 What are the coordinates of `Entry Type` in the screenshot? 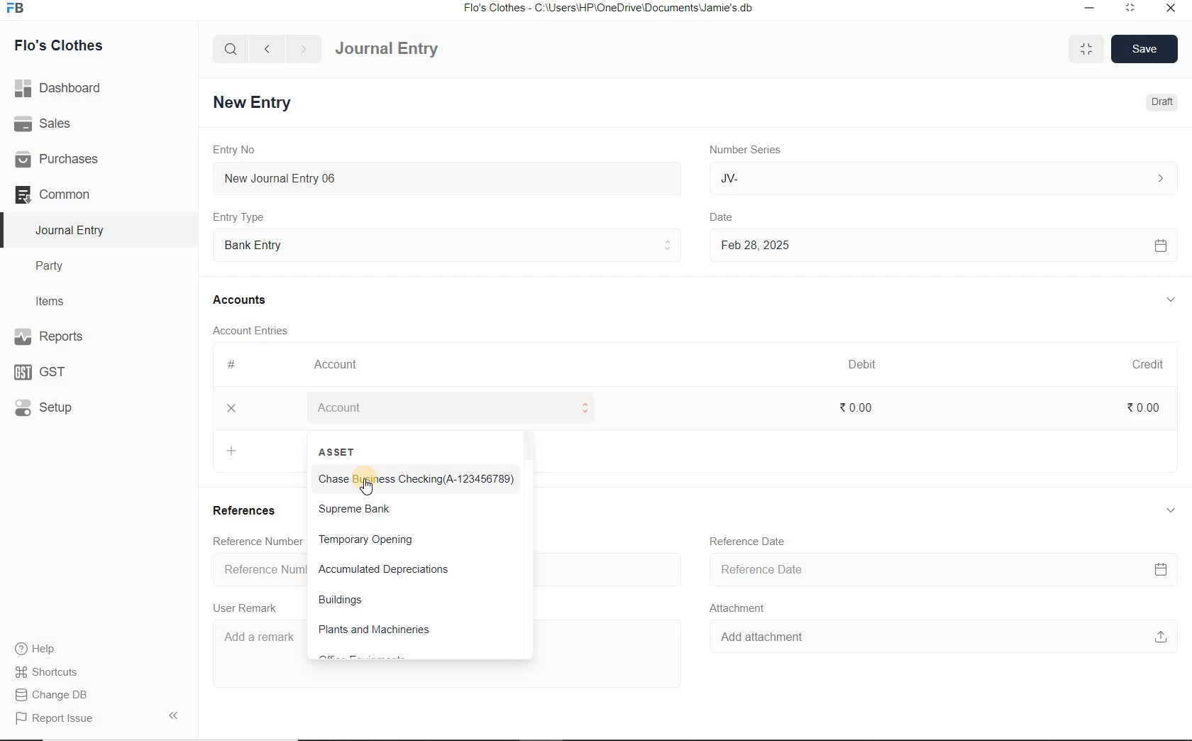 It's located at (243, 216).